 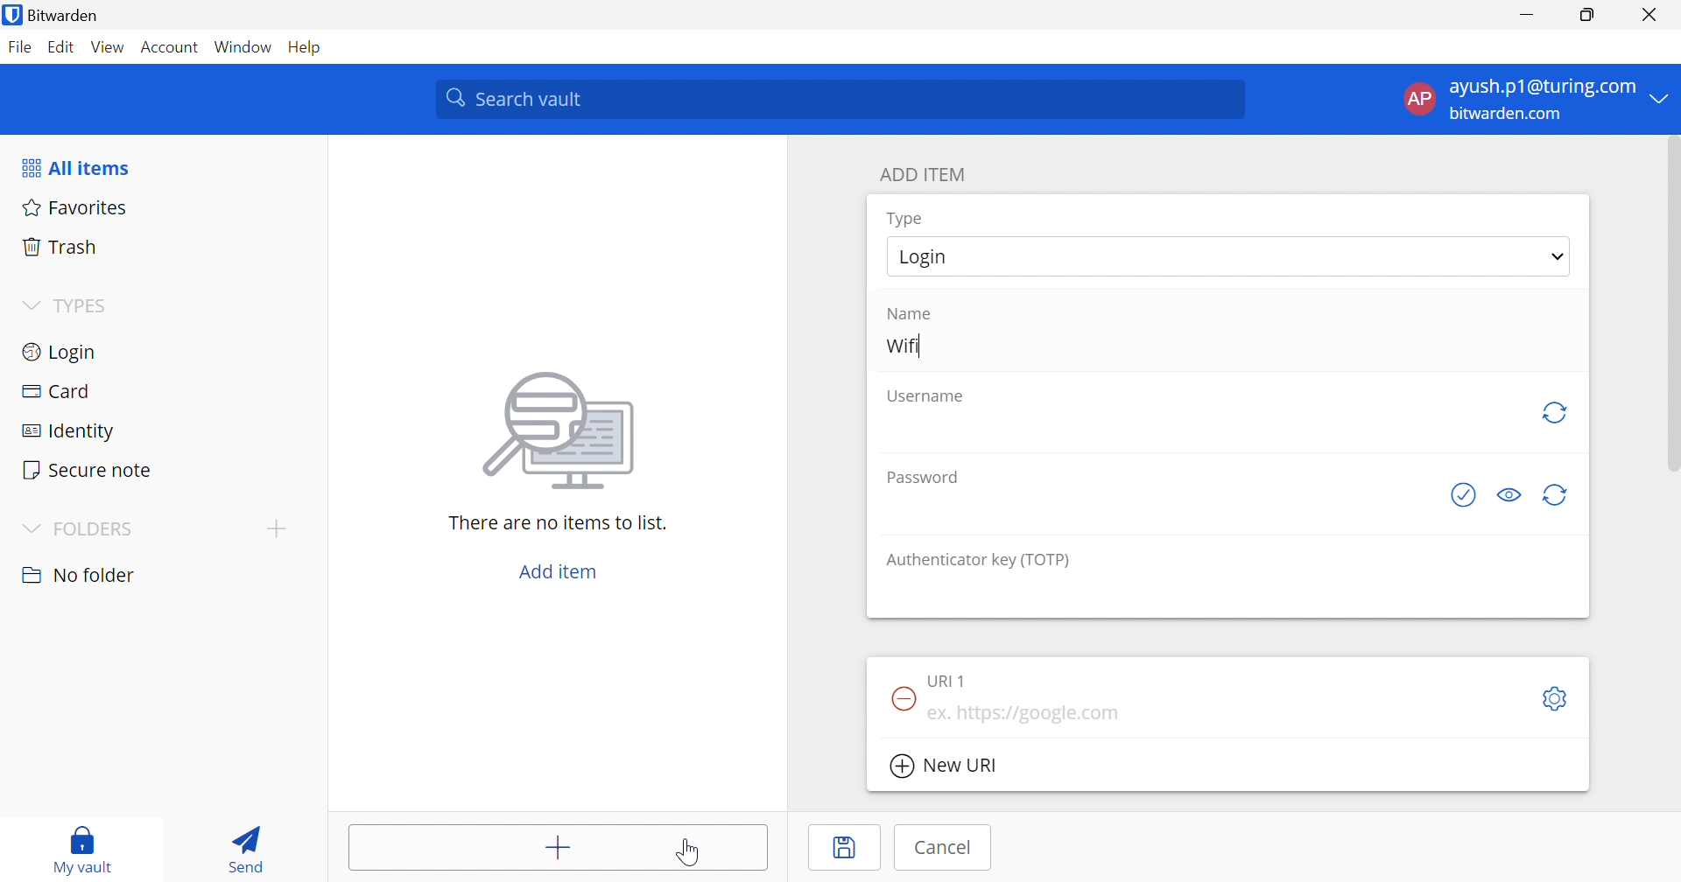 I want to click on scrollbar, so click(x=1670, y=304).